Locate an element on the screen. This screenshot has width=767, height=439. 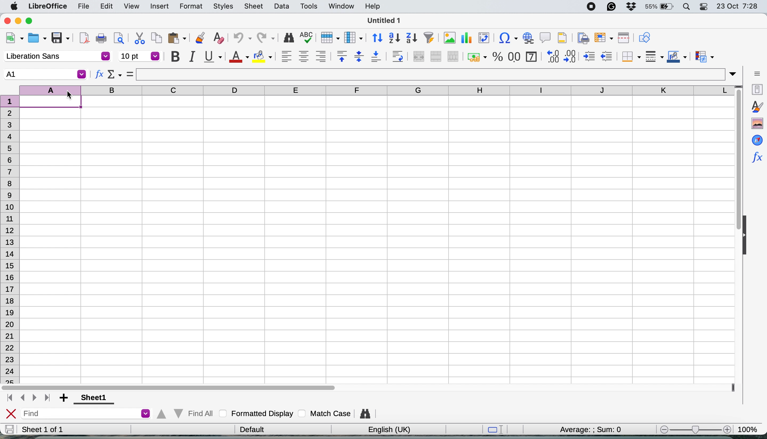
wrap text is located at coordinates (399, 56).